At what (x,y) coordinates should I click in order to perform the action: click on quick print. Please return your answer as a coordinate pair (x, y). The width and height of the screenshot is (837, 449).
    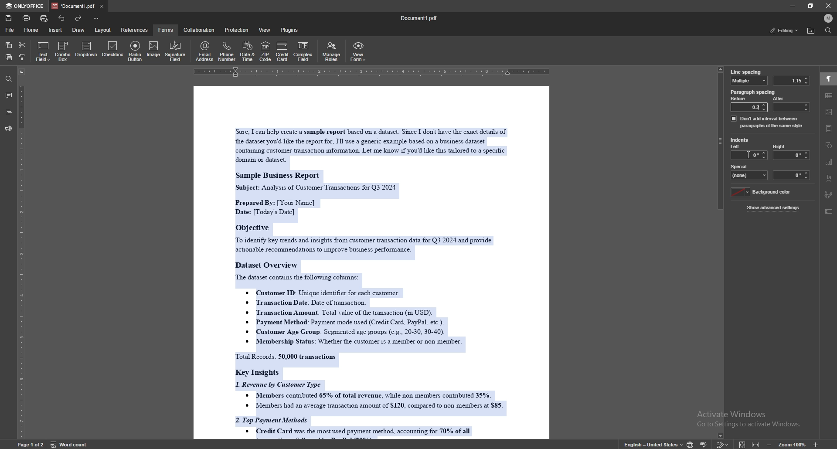
    Looking at the image, I should click on (45, 18).